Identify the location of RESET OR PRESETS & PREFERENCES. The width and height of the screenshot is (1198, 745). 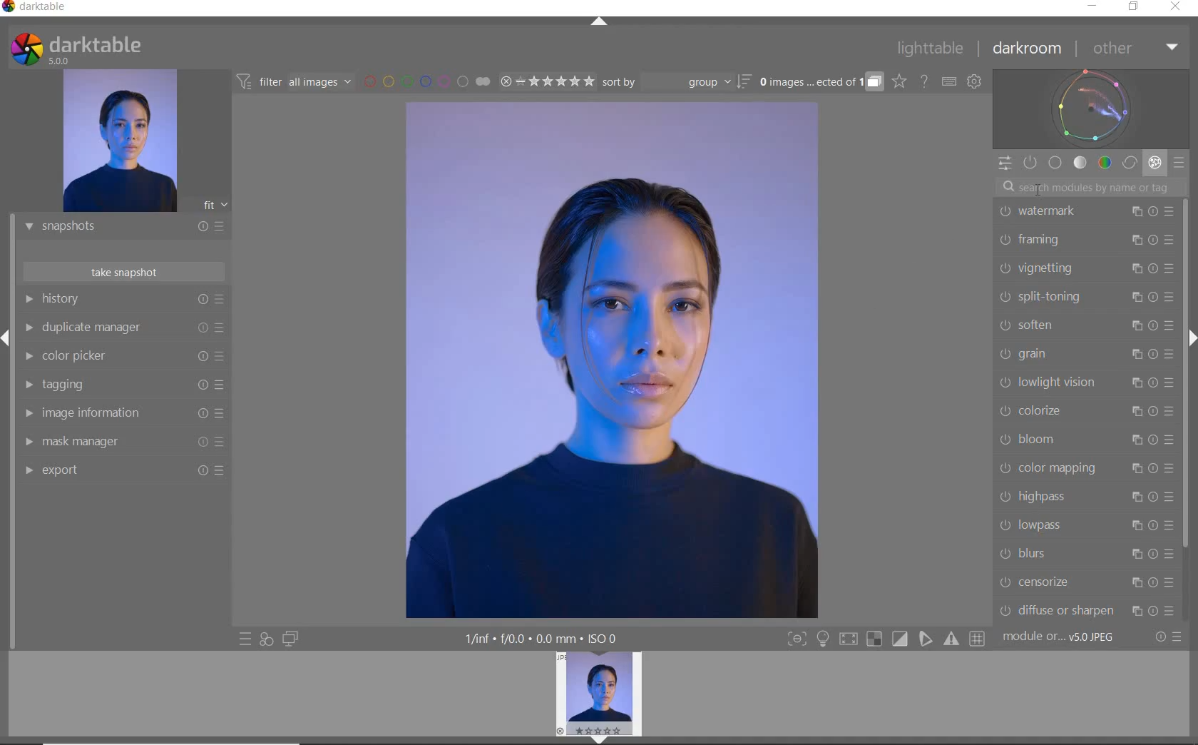
(1170, 637).